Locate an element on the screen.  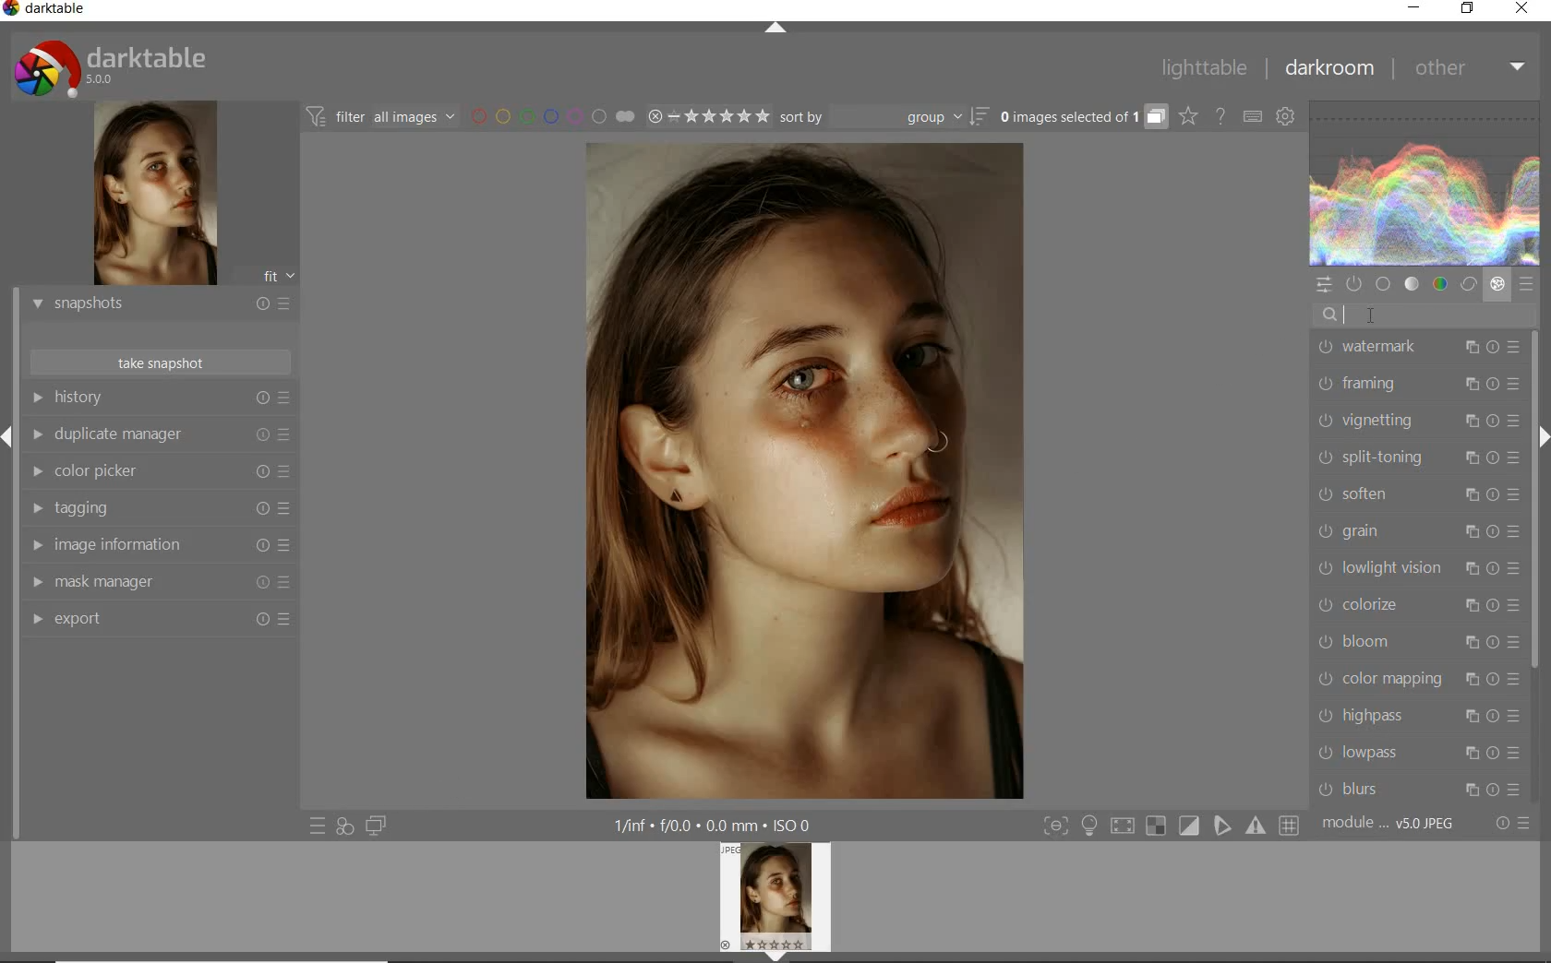
color mapping is located at coordinates (1415, 678).